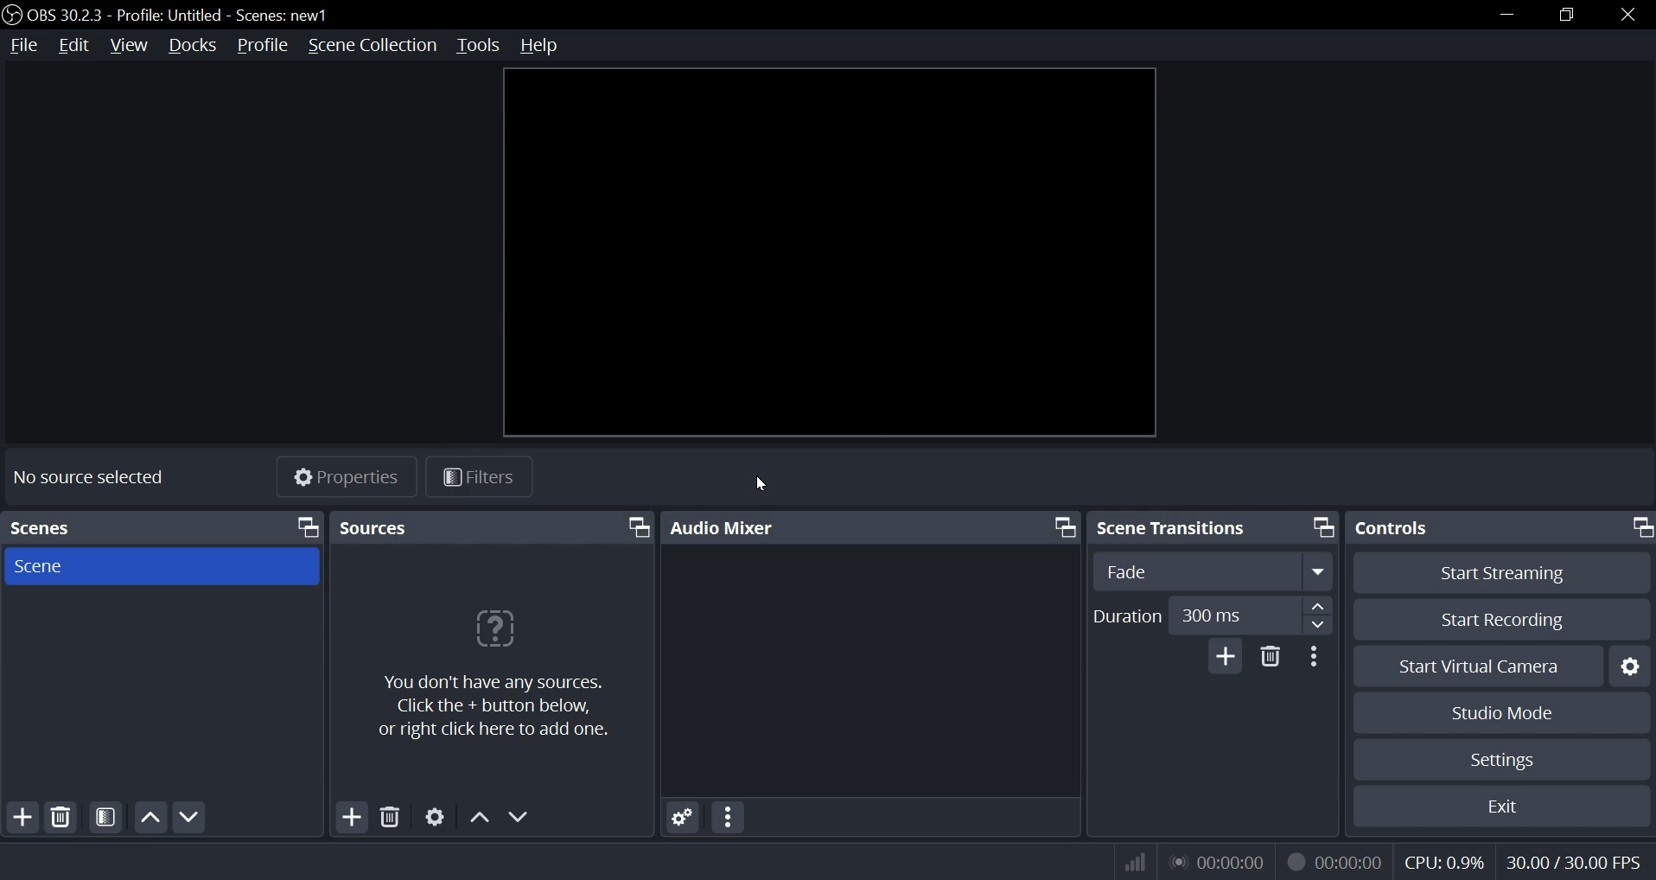 Image resolution: width=1656 pixels, height=880 pixels. What do you see at coordinates (520, 817) in the screenshot?
I see `down` at bounding box center [520, 817].